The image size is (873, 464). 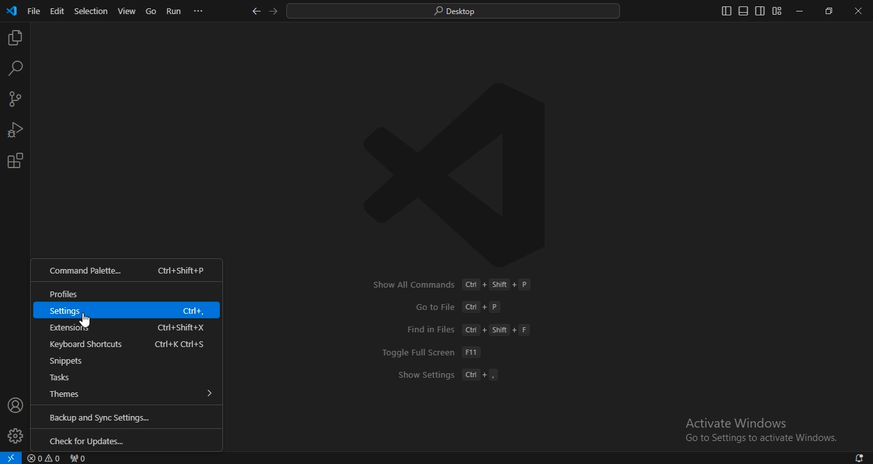 What do you see at coordinates (200, 12) in the screenshot?
I see `...` at bounding box center [200, 12].